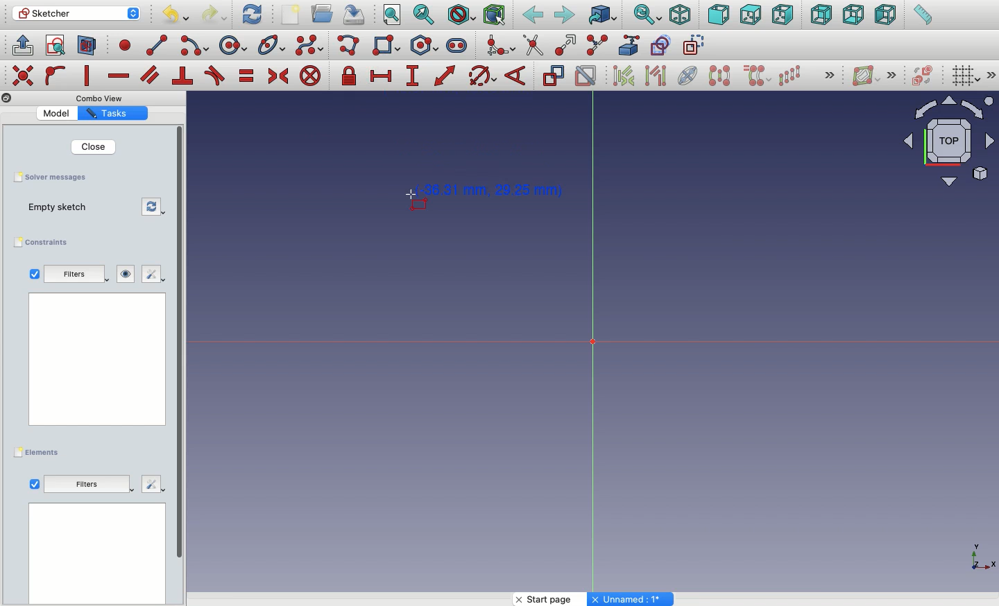  I want to click on External geometry, so click(628, 45).